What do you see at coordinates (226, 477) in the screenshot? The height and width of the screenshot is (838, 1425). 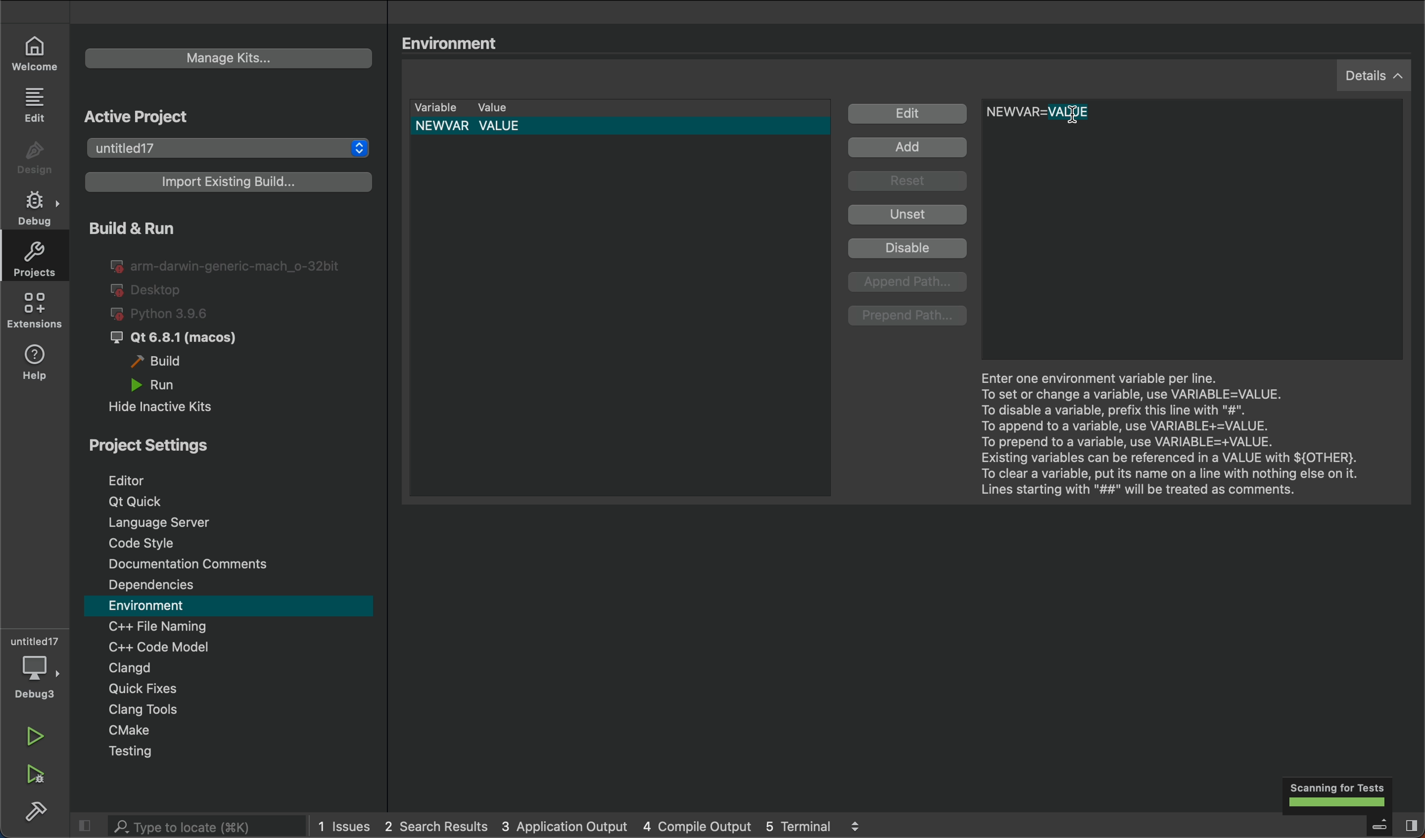 I see `editor` at bounding box center [226, 477].